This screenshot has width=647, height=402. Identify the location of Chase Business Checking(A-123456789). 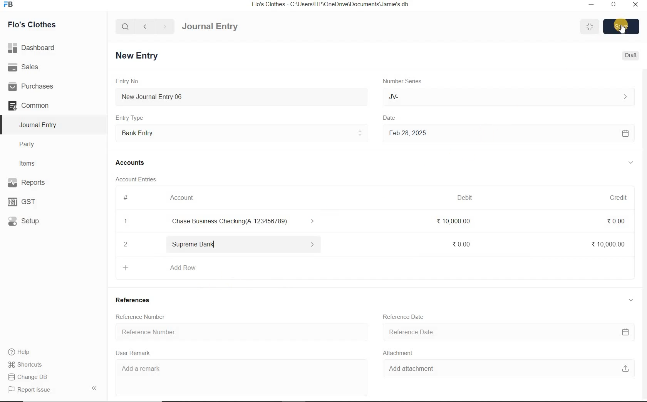
(247, 222).